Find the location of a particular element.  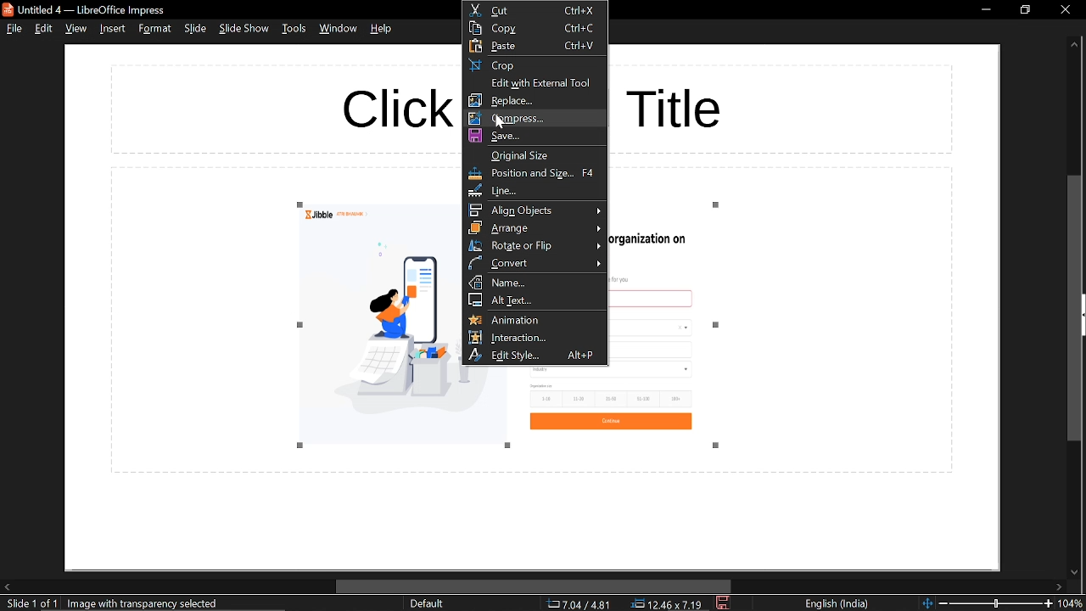

slide is located at coordinates (194, 30).